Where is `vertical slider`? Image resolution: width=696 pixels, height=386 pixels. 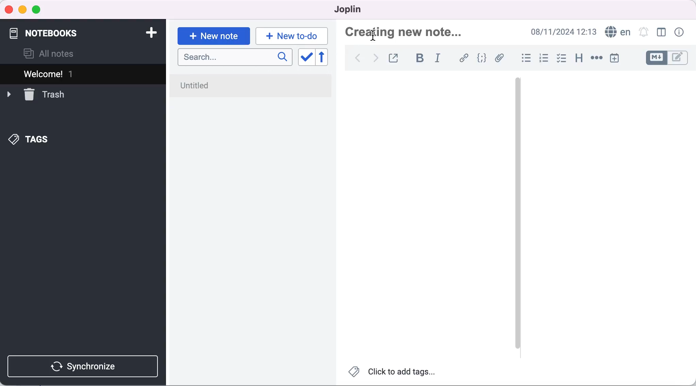
vertical slider is located at coordinates (518, 214).